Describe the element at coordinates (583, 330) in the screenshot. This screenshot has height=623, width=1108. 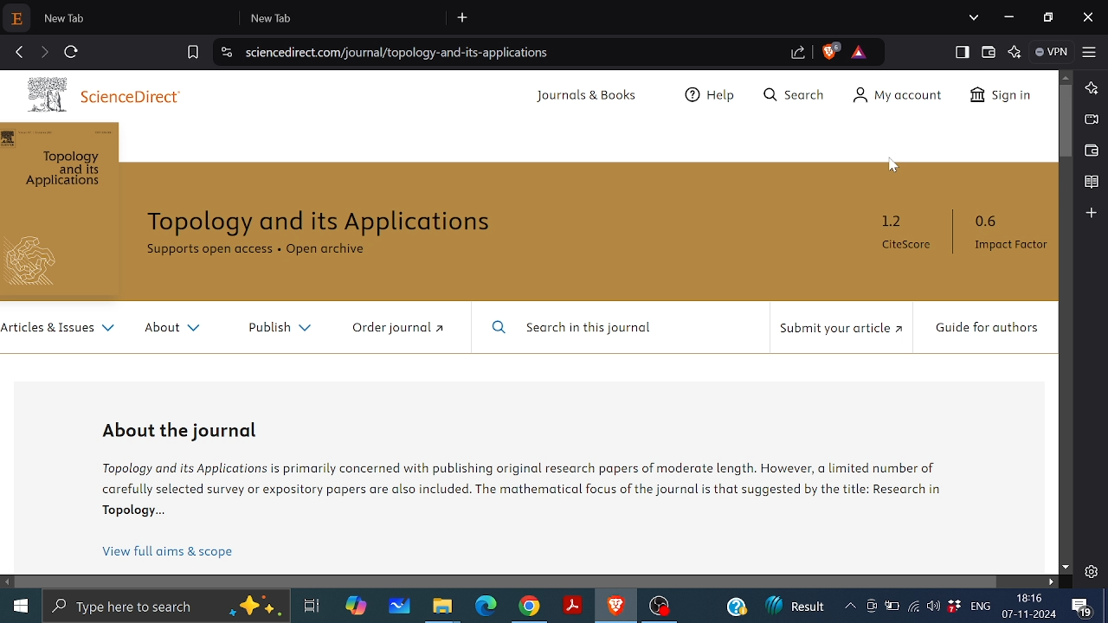
I see `Search in this journal` at that location.